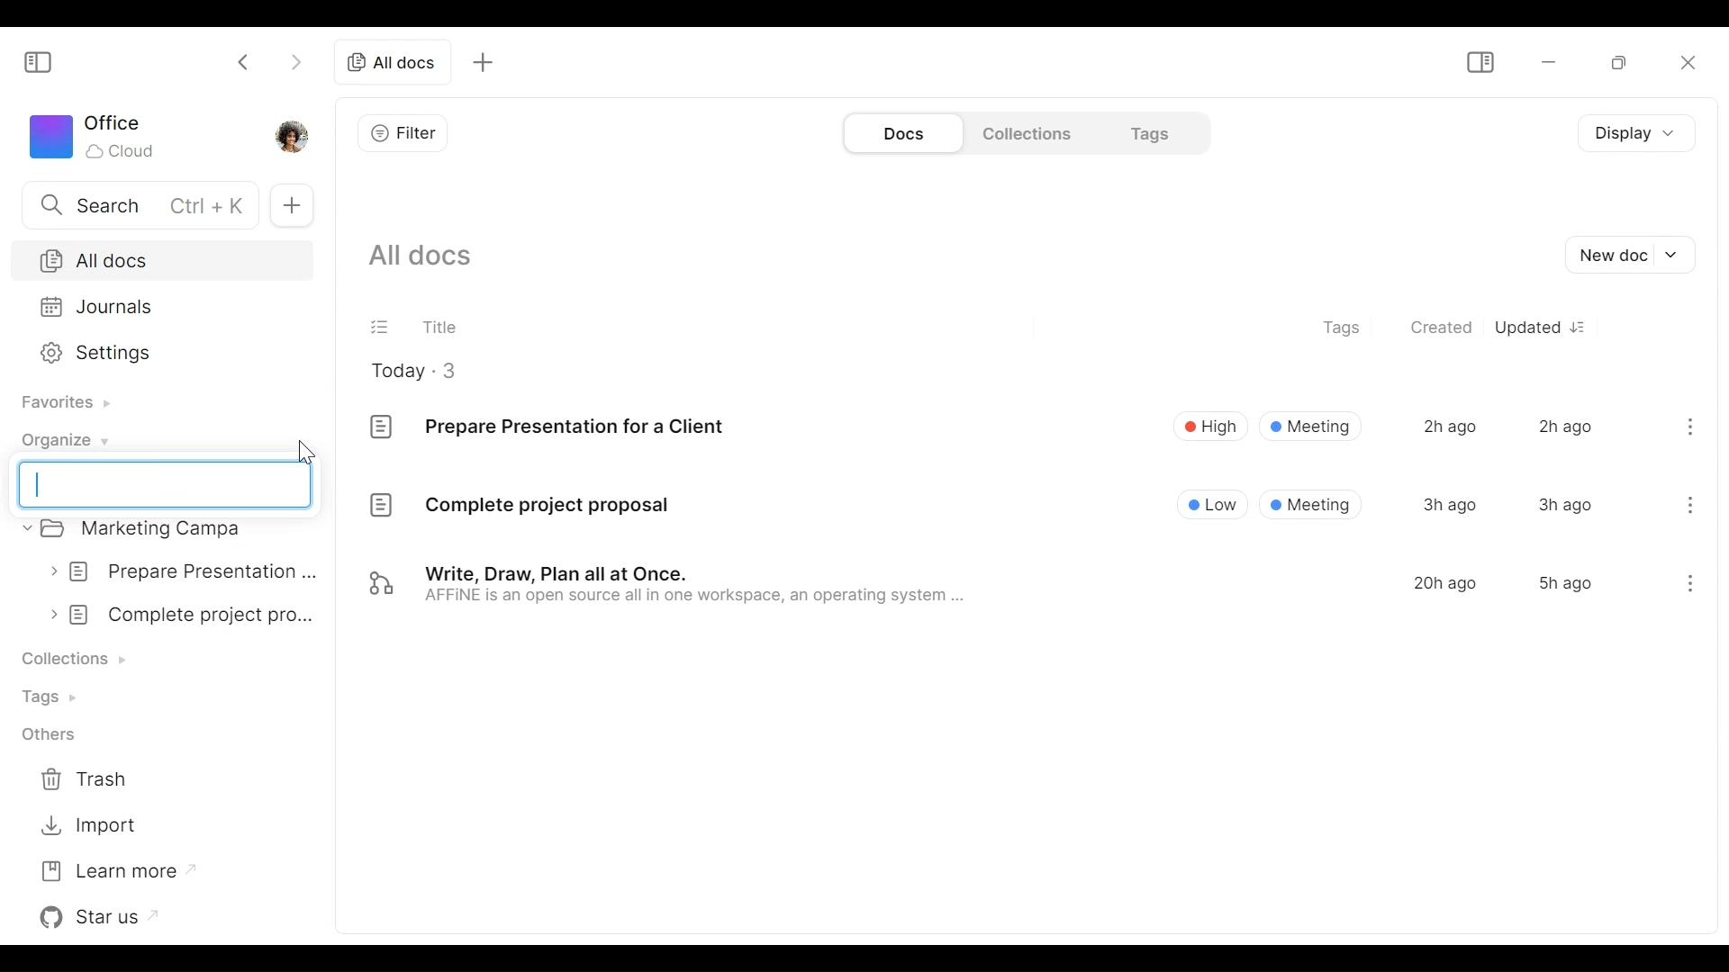 Image resolution: width=1729 pixels, height=972 pixels. What do you see at coordinates (1209, 425) in the screenshot?
I see `High` at bounding box center [1209, 425].